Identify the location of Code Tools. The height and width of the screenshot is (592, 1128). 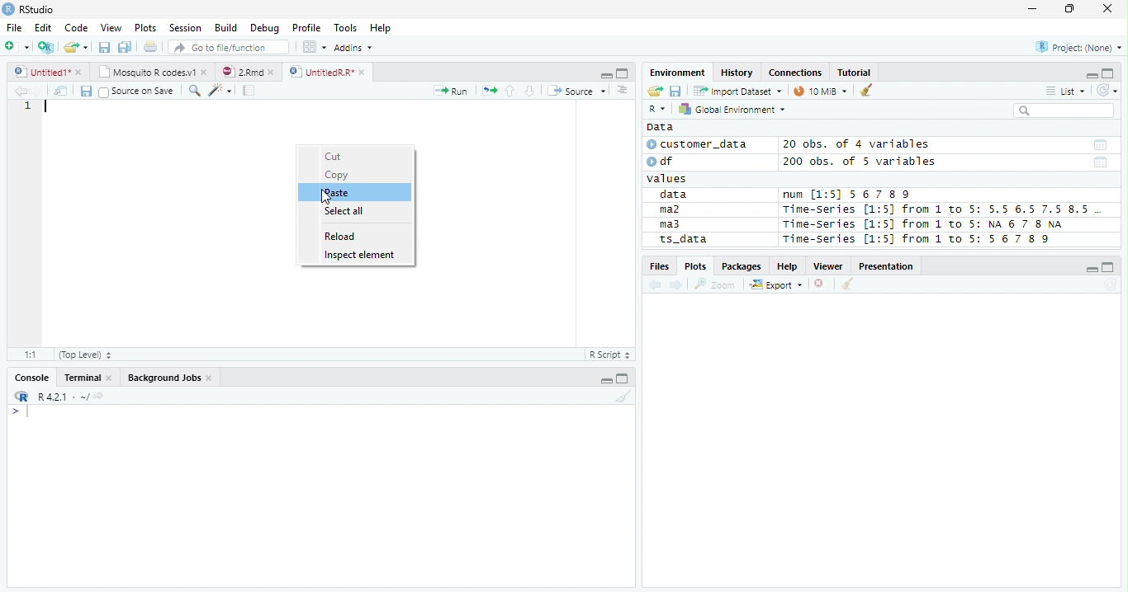
(220, 91).